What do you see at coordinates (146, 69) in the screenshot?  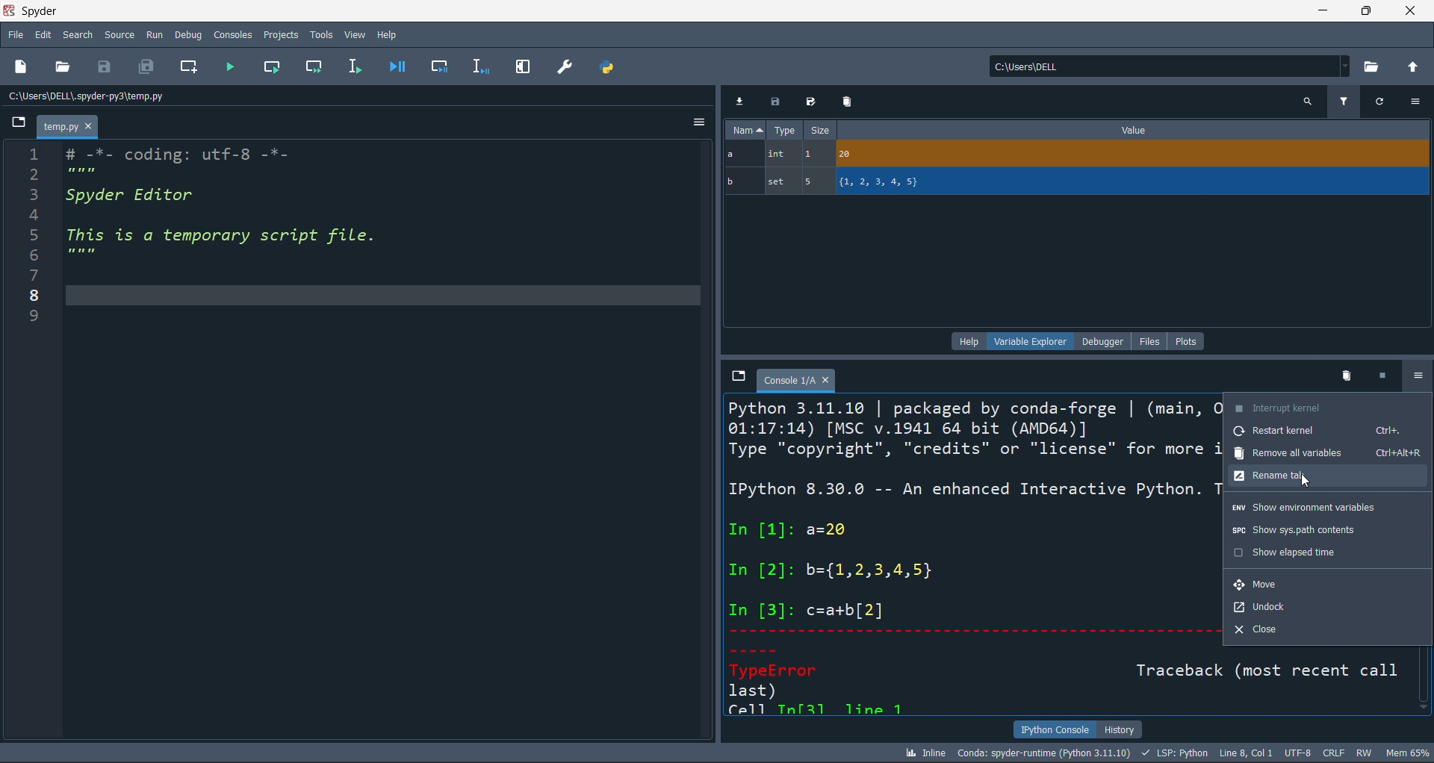 I see `save all` at bounding box center [146, 69].